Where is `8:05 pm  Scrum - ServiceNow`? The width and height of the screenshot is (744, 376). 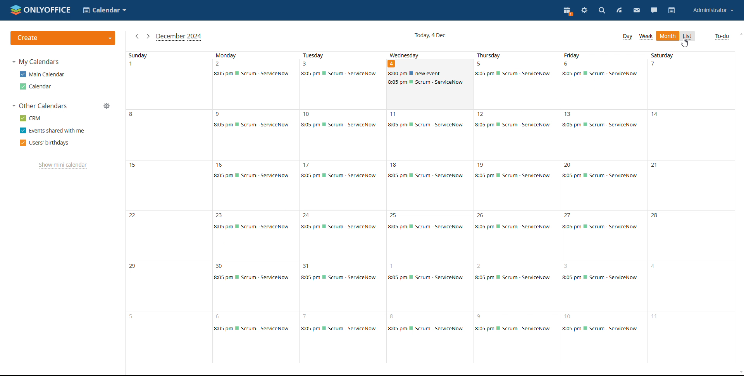 8:05 pm  Scrum - ServiceNow is located at coordinates (254, 74).